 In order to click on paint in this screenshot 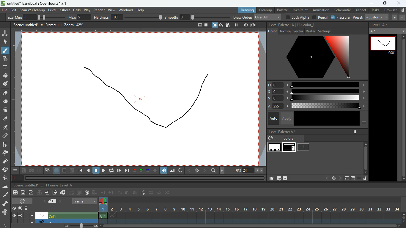, I will do `click(15, 193)`.